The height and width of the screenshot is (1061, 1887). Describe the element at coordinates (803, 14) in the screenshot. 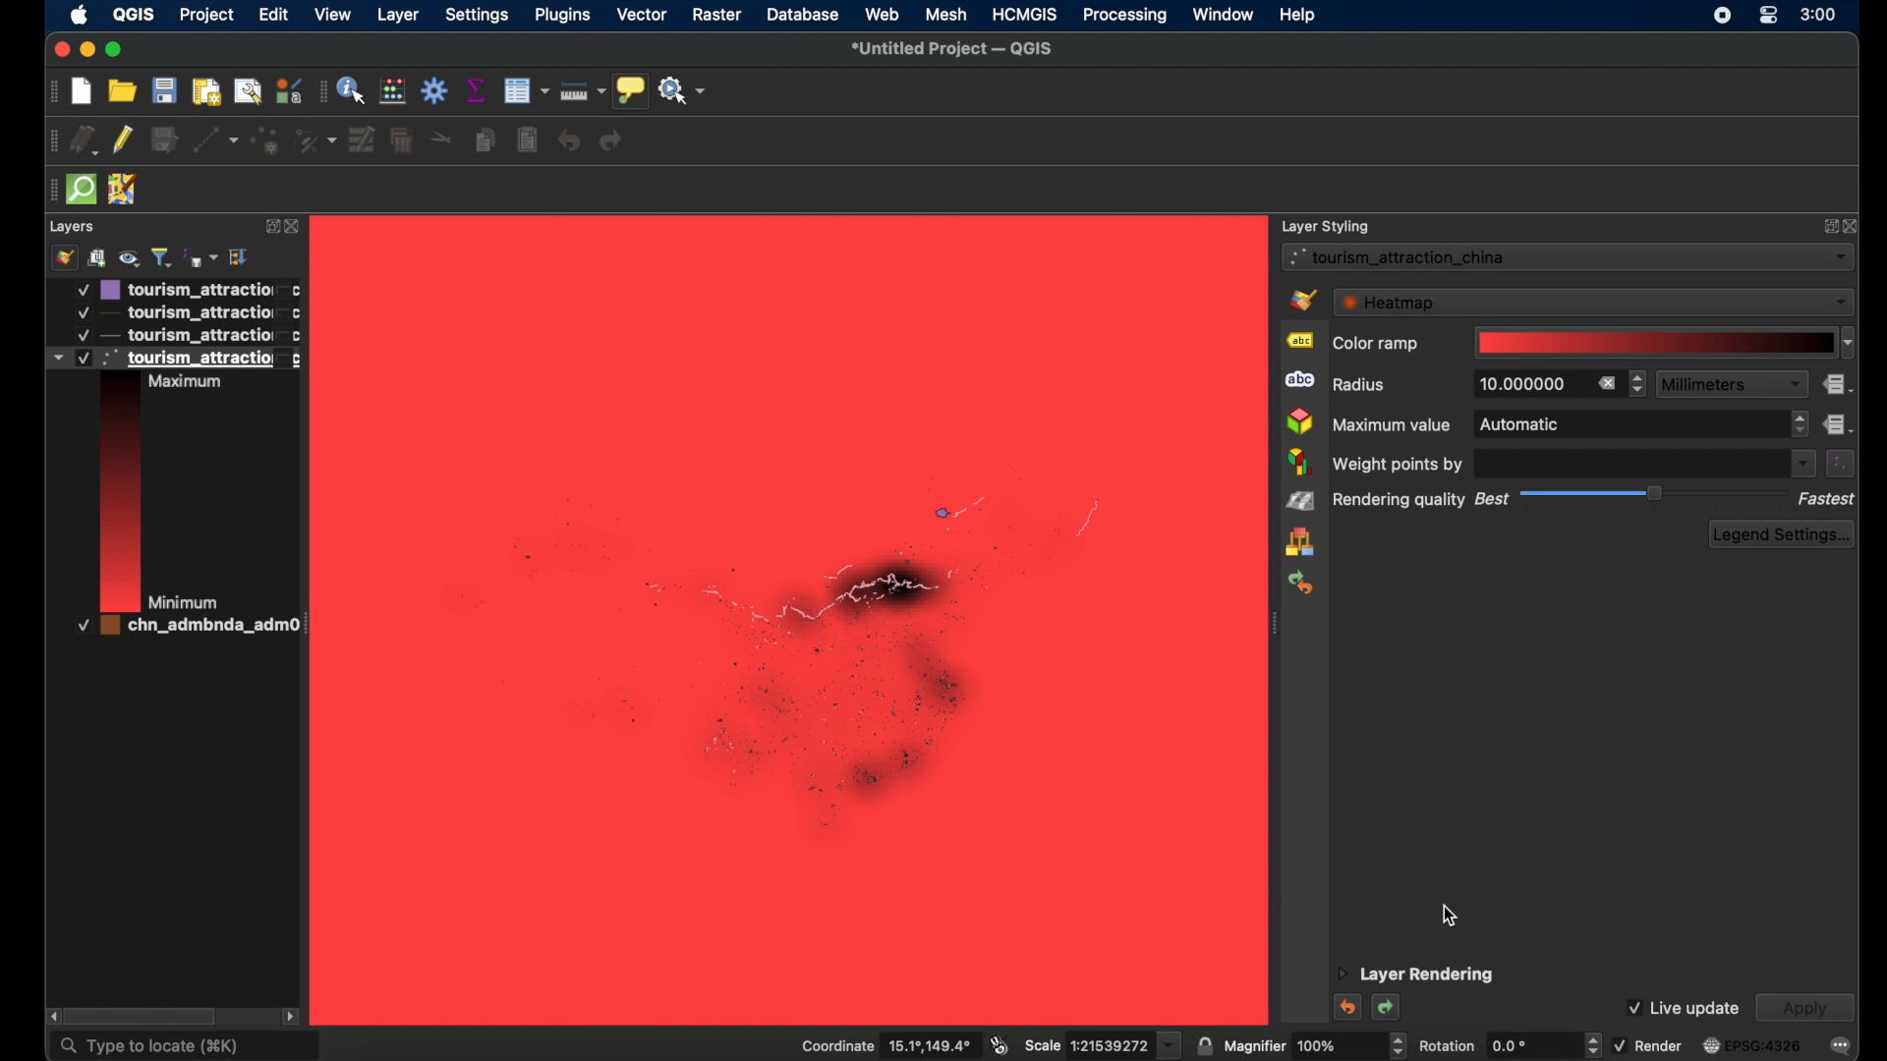

I see `database` at that location.